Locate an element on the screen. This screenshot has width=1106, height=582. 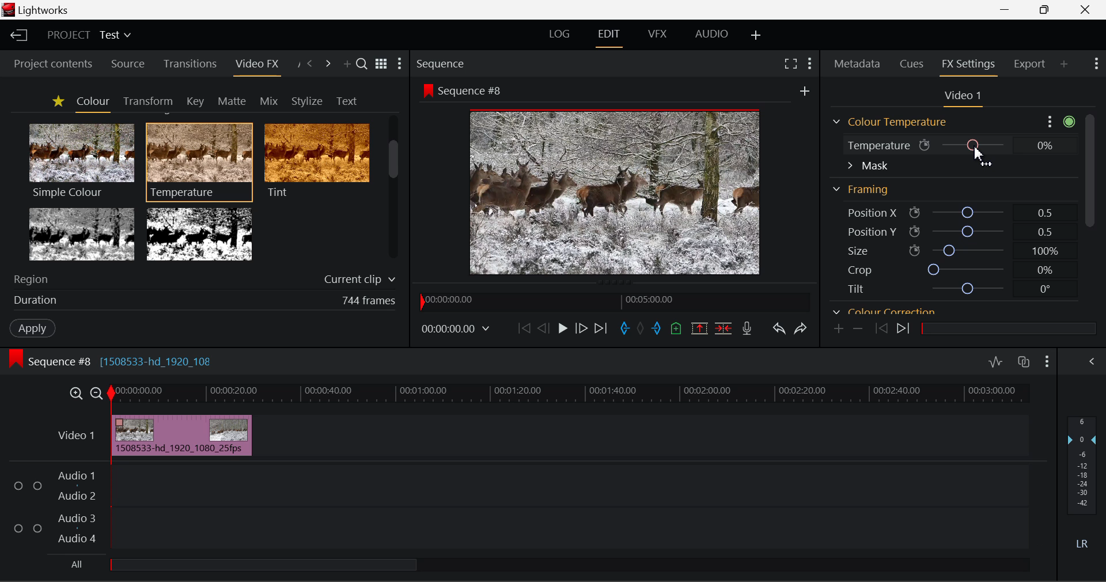
Metadata is located at coordinates (856, 63).